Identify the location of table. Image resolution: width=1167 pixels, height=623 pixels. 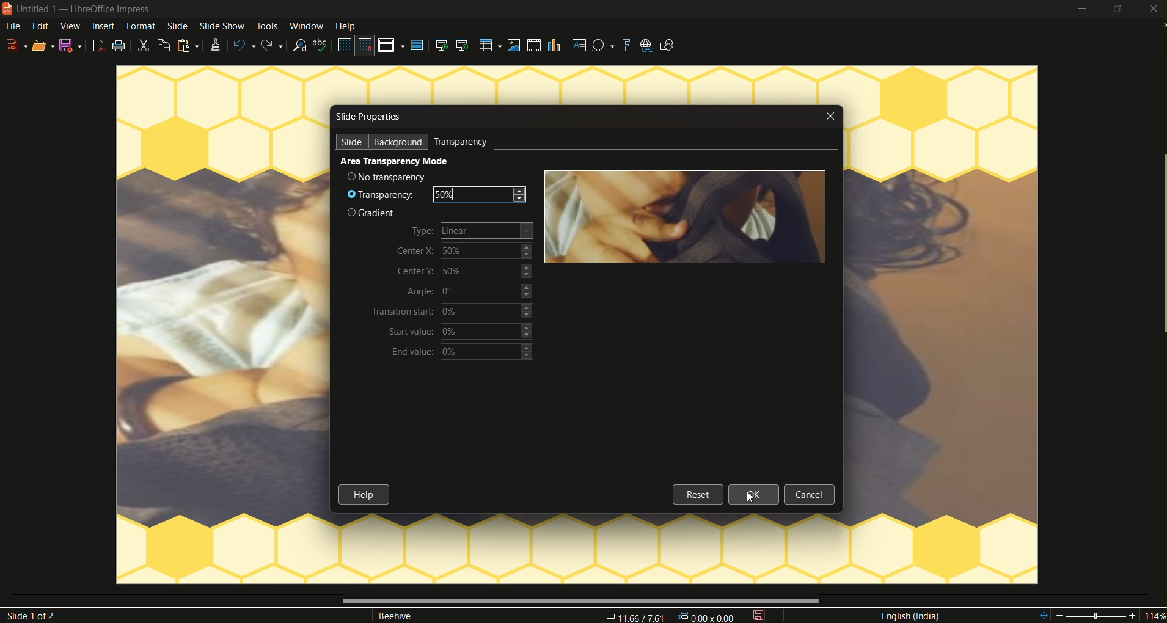
(490, 45).